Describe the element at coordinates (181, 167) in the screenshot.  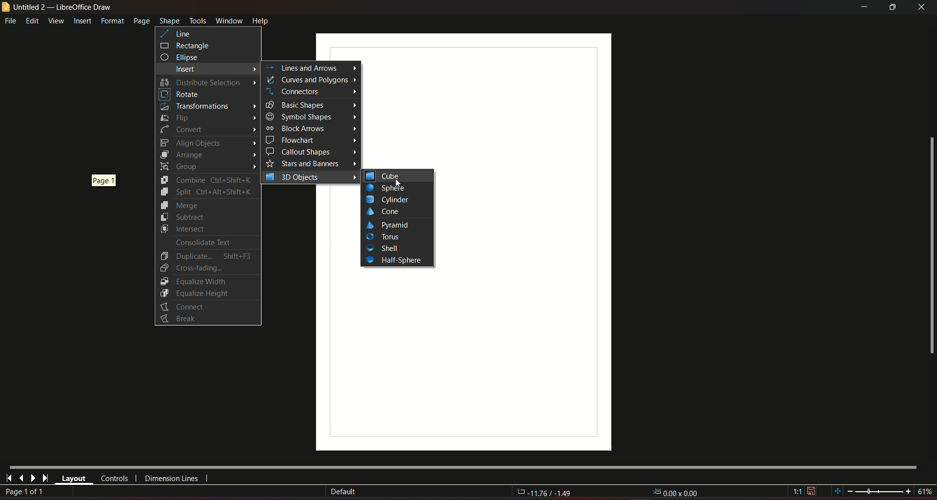
I see `Group` at that location.